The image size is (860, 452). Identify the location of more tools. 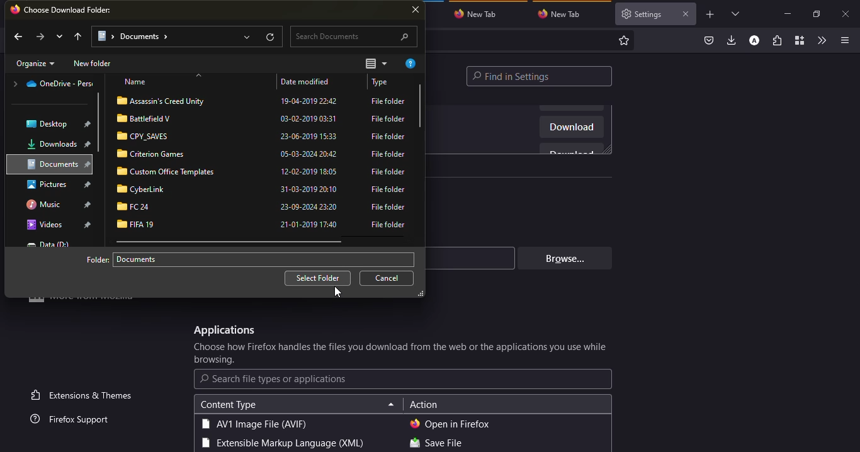
(821, 40).